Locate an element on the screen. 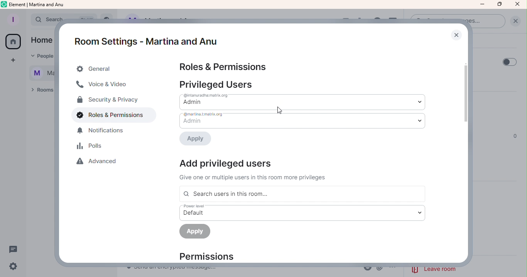 This screenshot has height=277, width=527. Polls is located at coordinates (91, 147).